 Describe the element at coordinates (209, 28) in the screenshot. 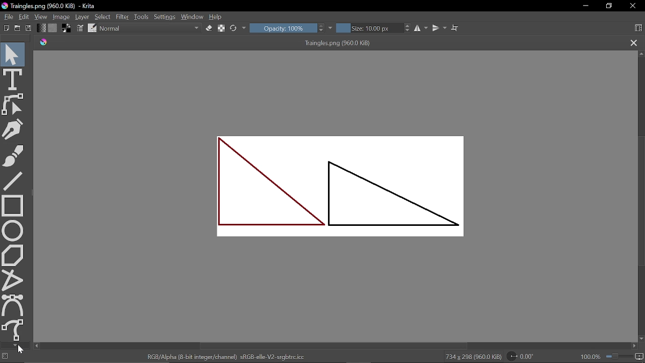

I see `Eraser` at that location.